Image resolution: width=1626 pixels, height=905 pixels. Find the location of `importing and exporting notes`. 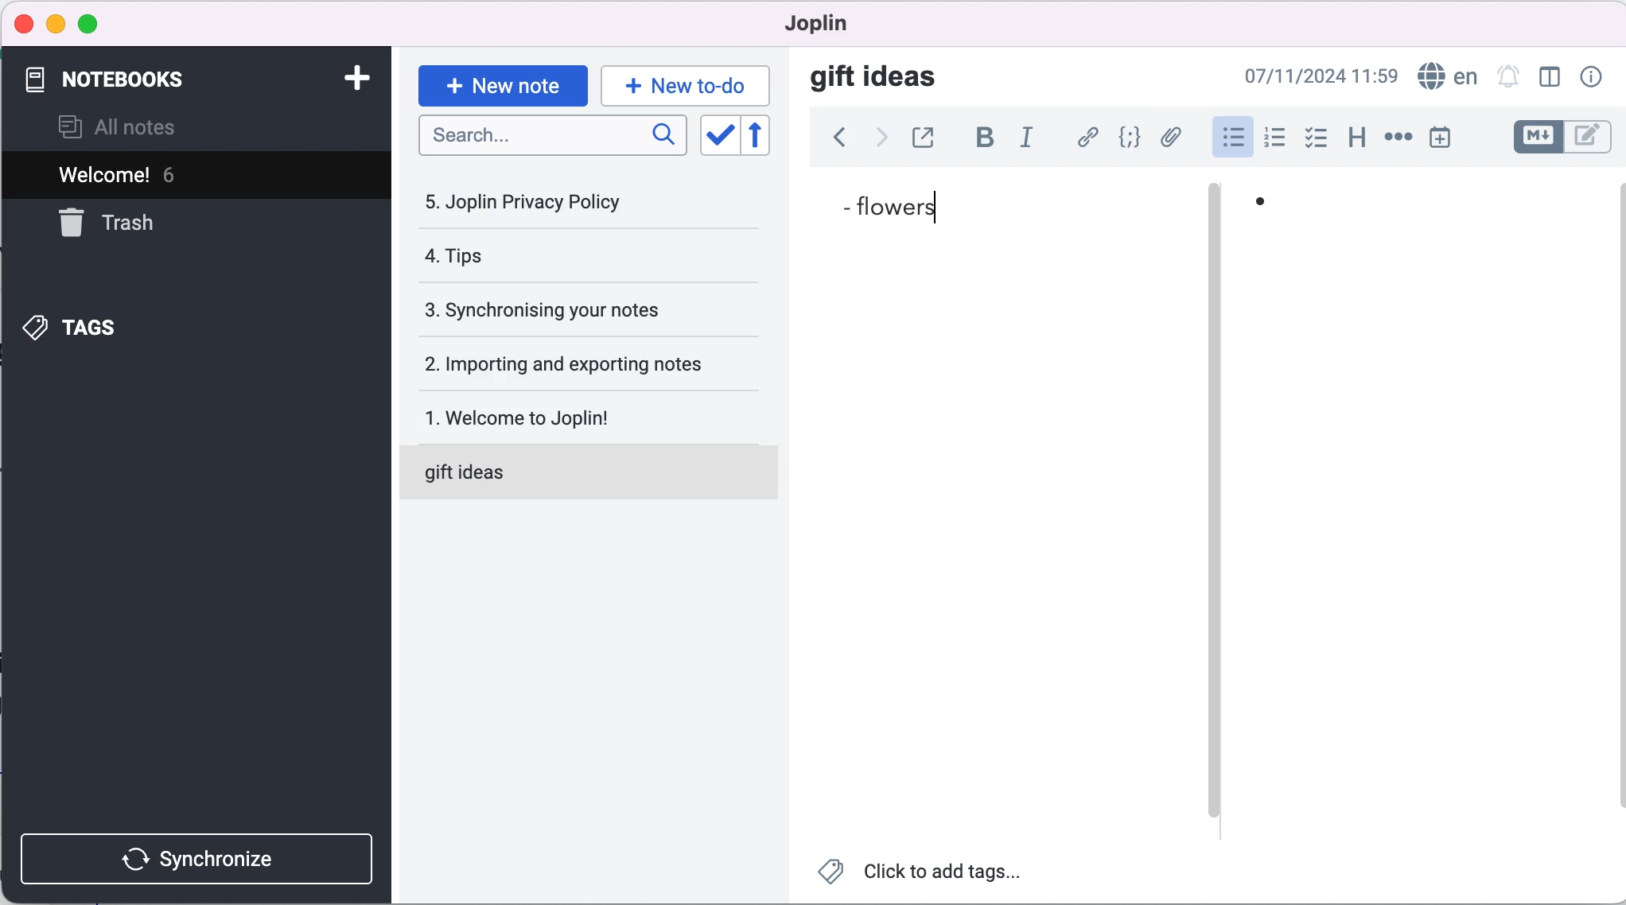

importing and exporting notes is located at coordinates (583, 363).